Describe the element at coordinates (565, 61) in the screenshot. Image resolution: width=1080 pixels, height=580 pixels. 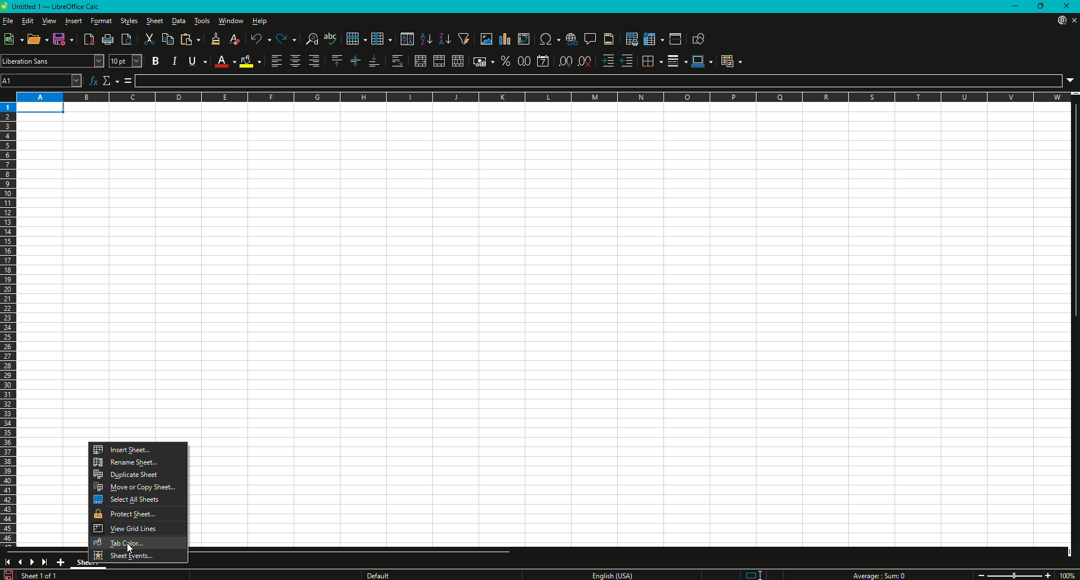
I see `Add Decimal Place` at that location.